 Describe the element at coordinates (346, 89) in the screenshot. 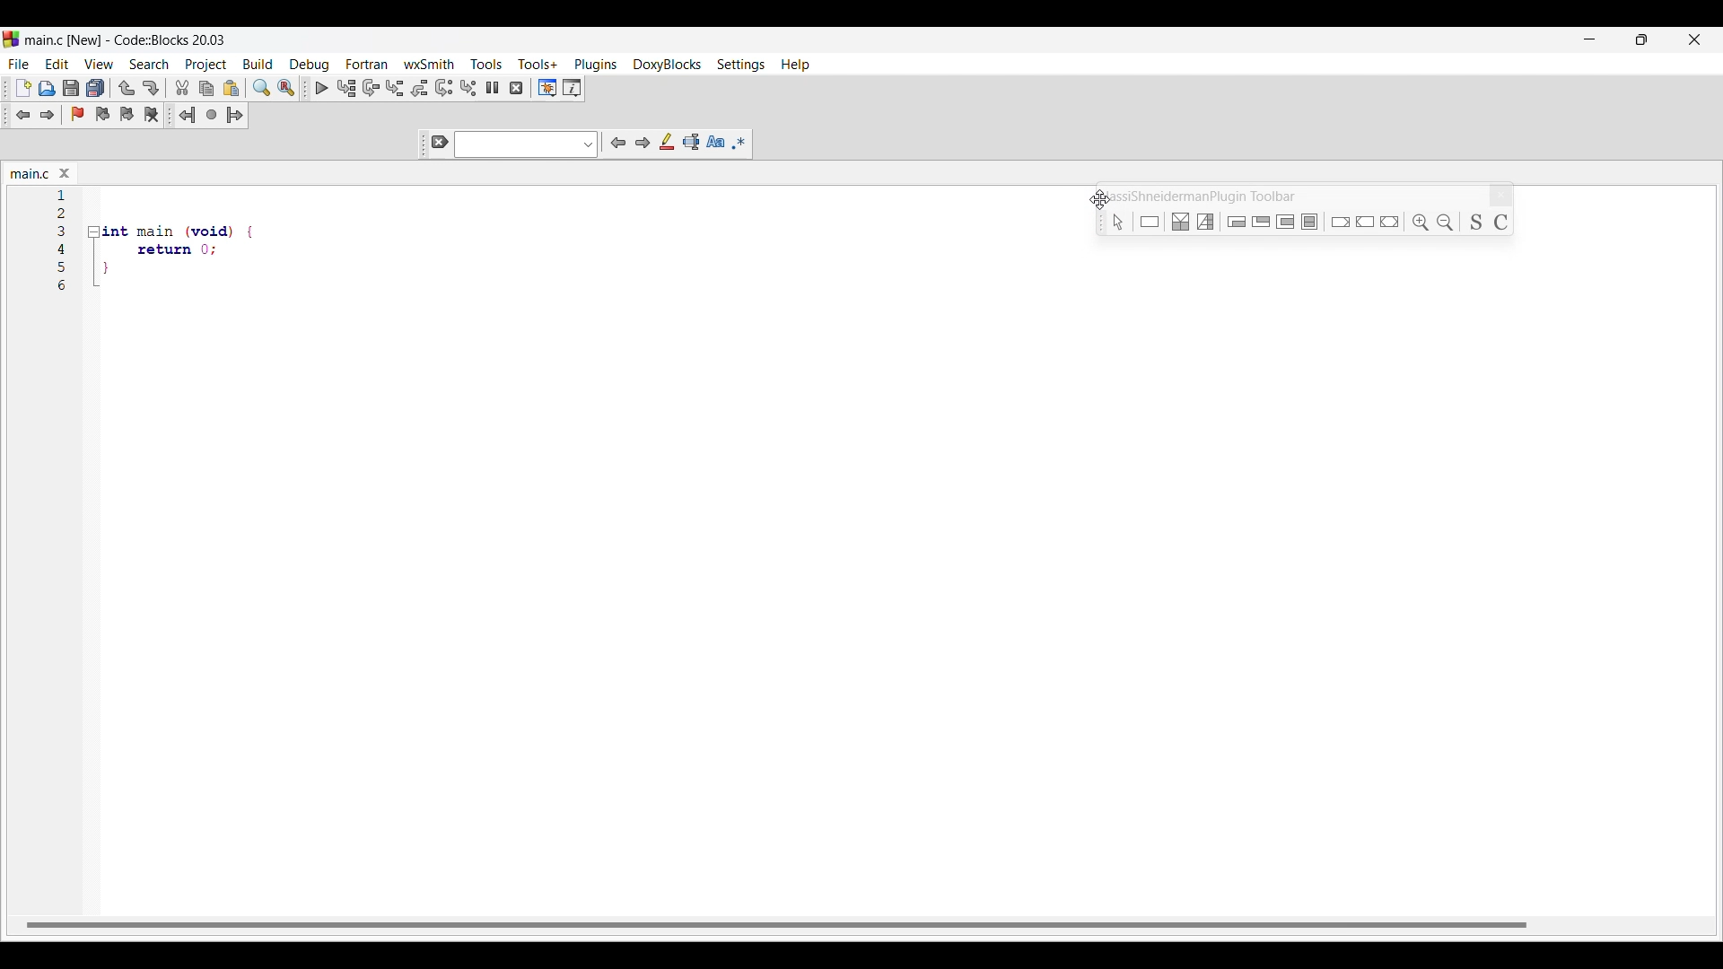

I see `Run to cursor` at that location.